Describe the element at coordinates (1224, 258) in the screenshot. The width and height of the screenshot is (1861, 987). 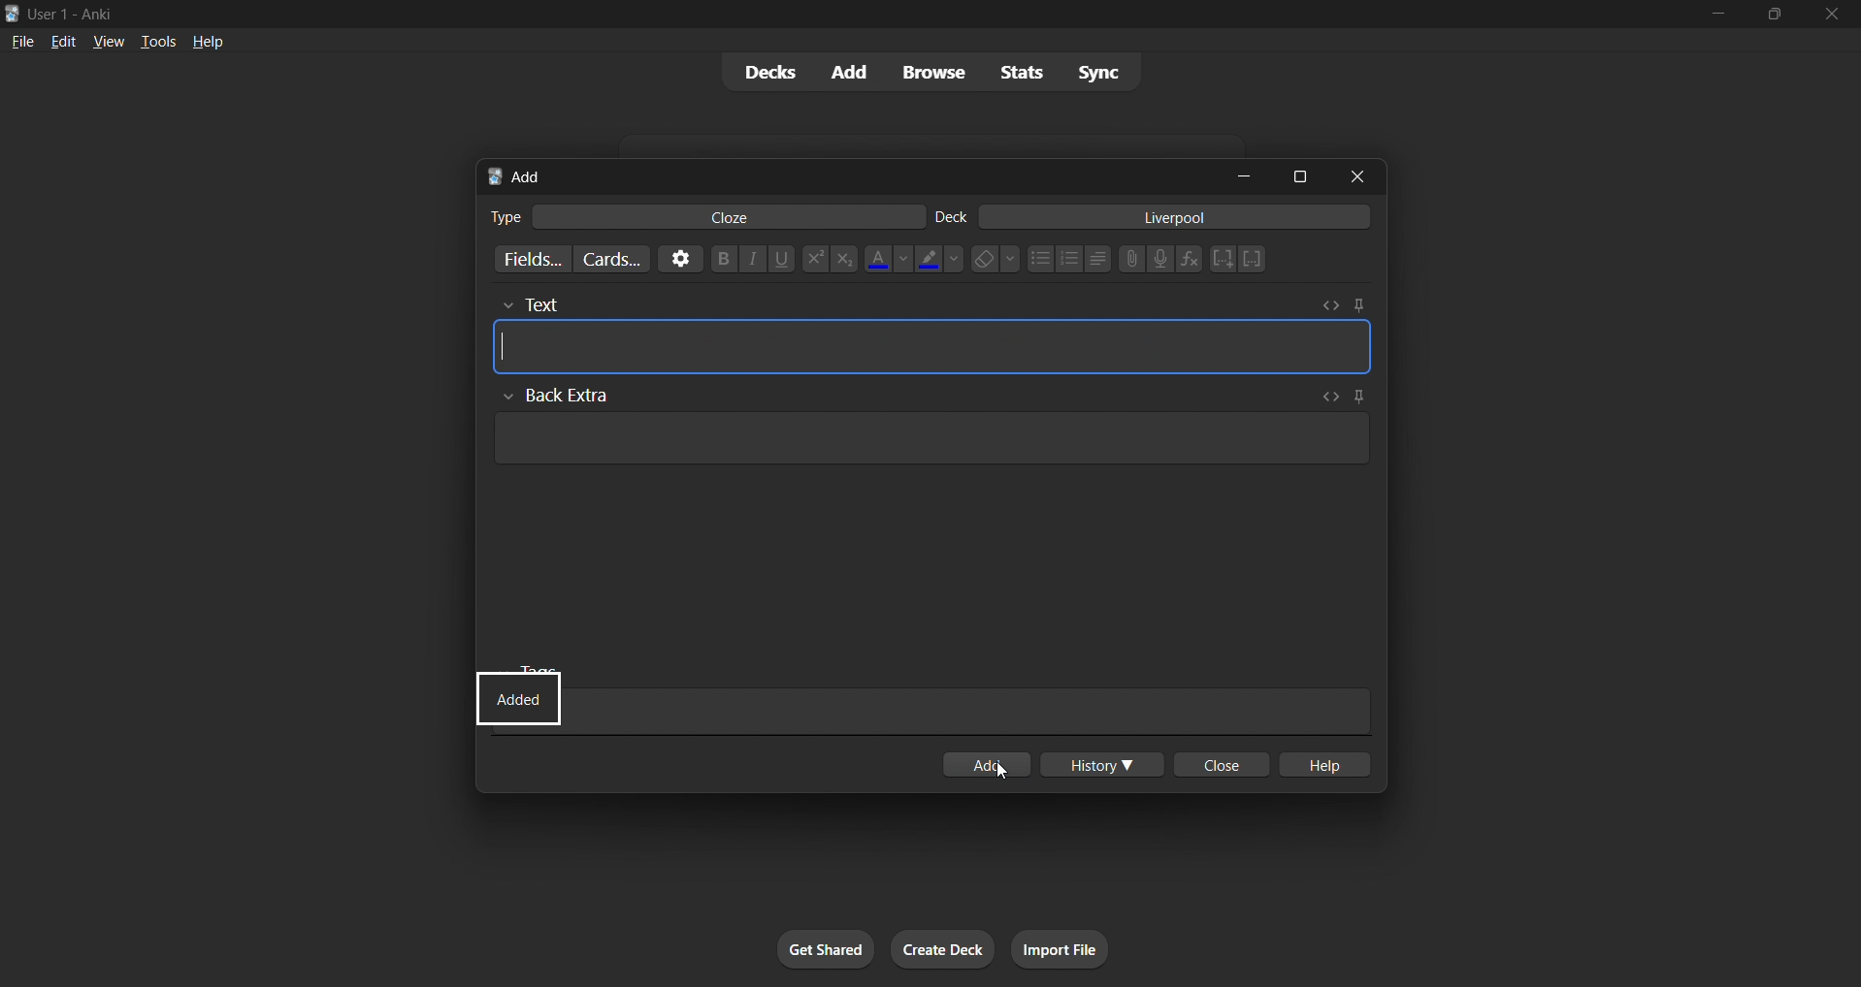
I see `cloze deletion` at that location.